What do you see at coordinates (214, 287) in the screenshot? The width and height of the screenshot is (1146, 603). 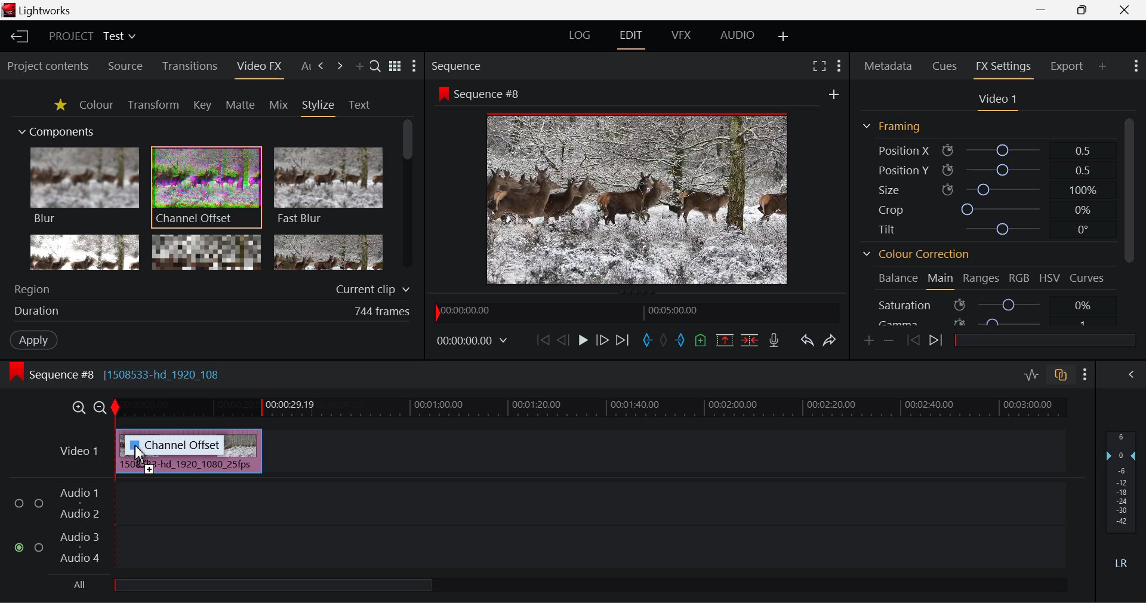 I see `Region` at bounding box center [214, 287].